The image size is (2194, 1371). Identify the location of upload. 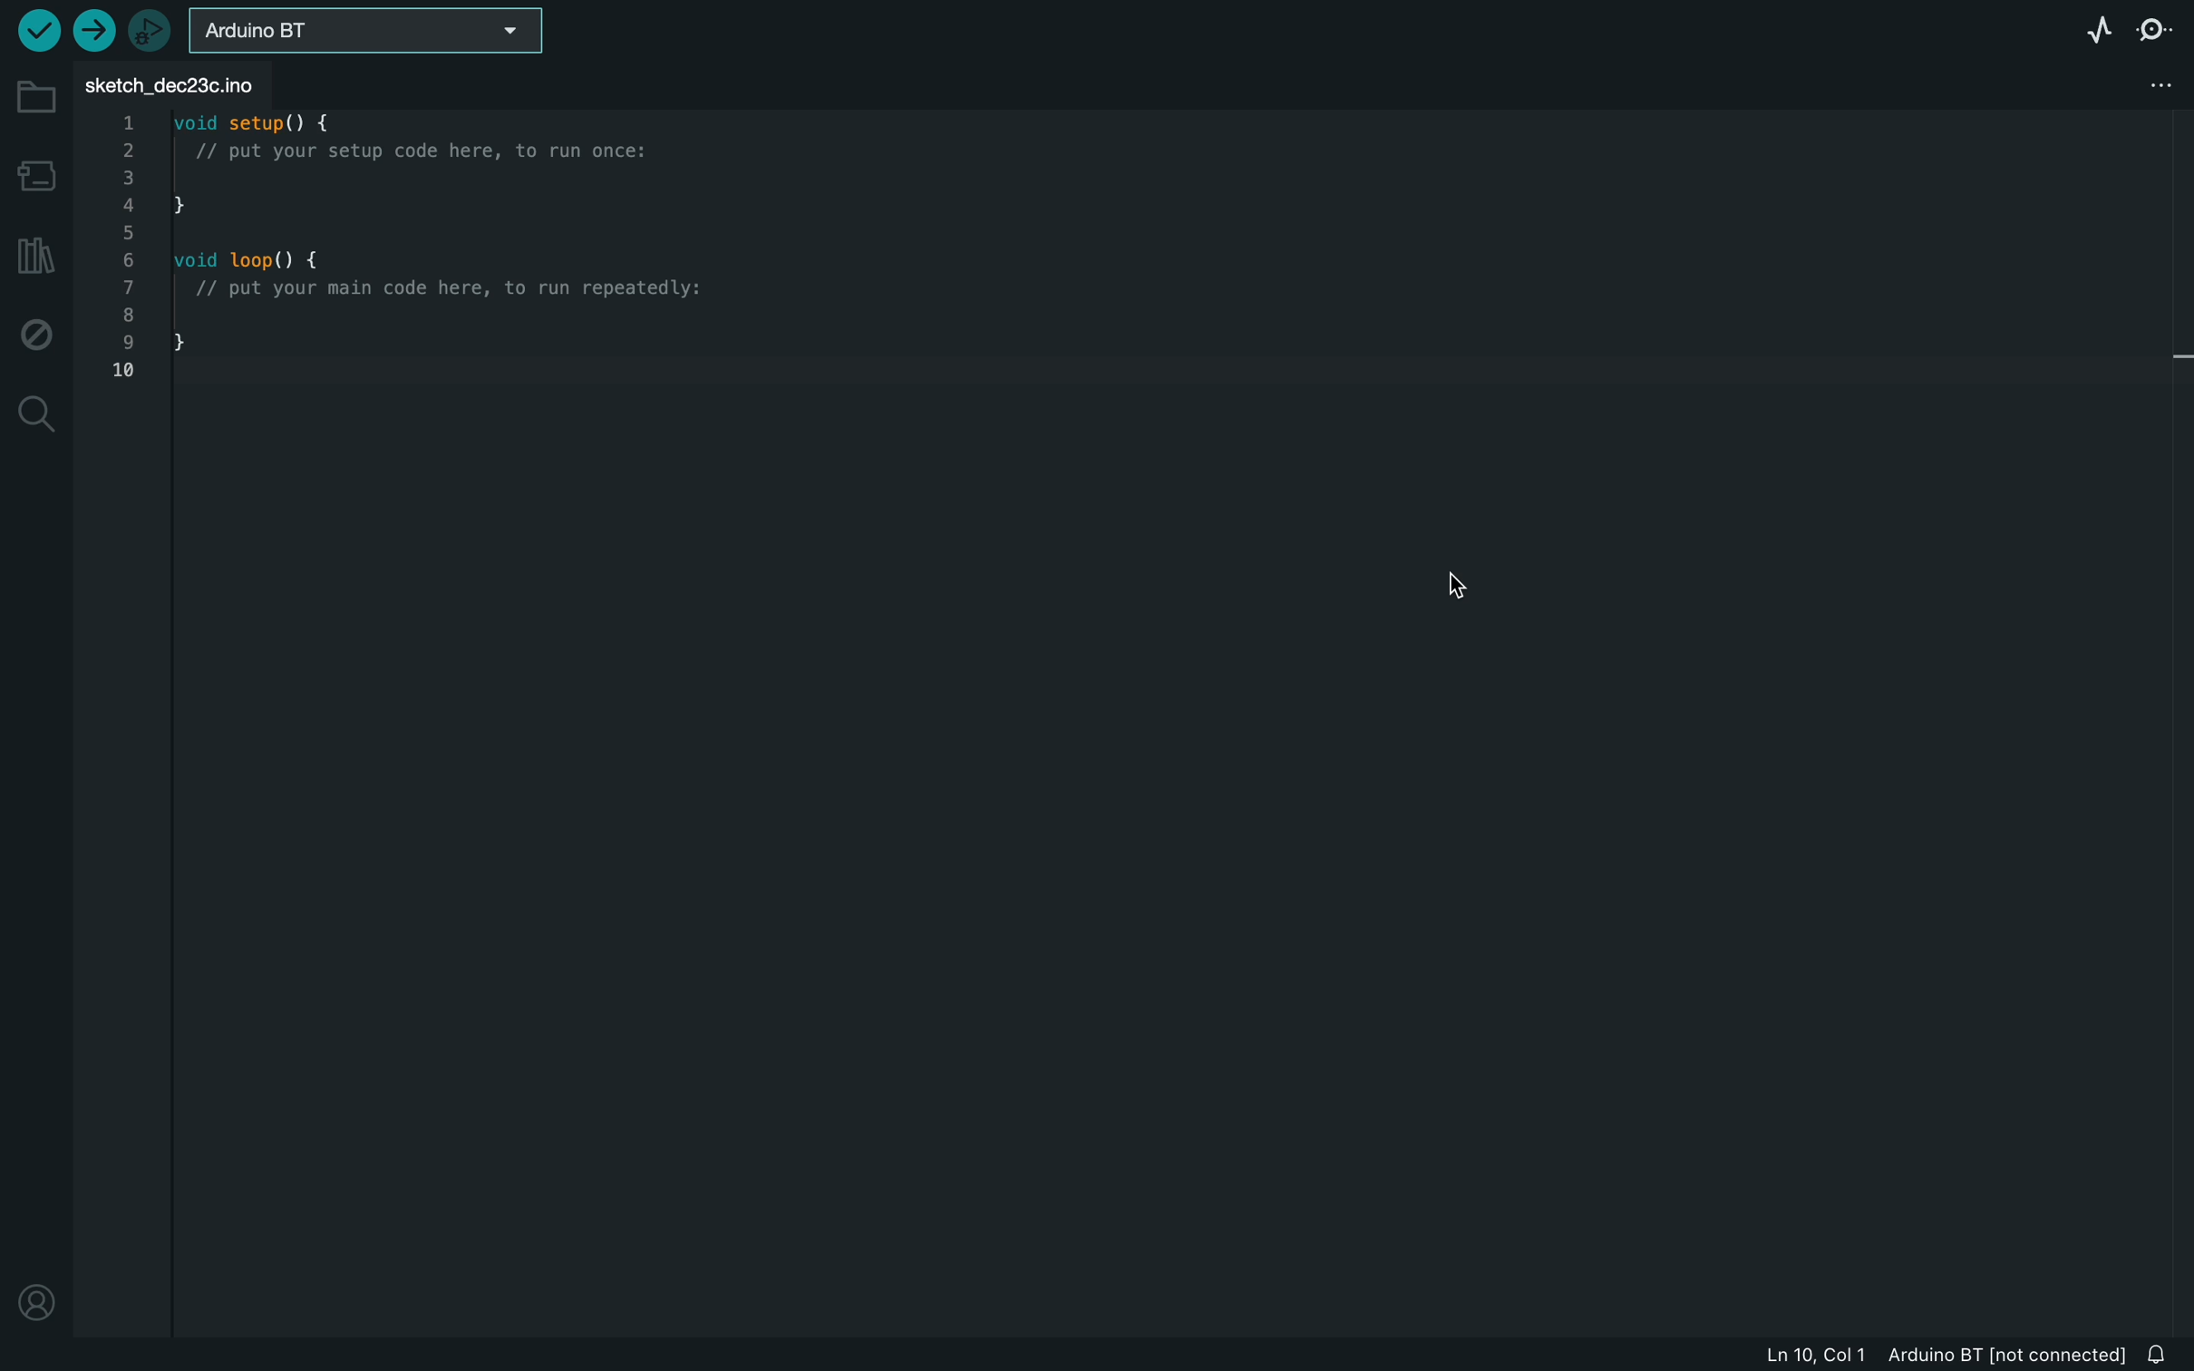
(95, 32).